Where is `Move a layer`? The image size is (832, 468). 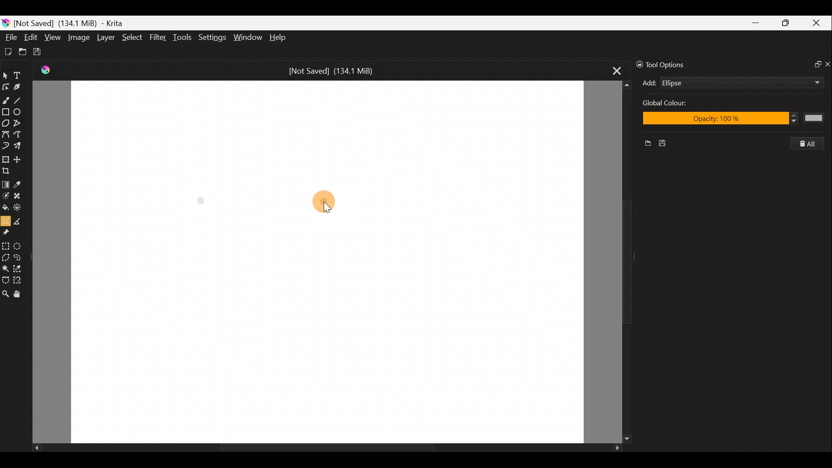 Move a layer is located at coordinates (19, 158).